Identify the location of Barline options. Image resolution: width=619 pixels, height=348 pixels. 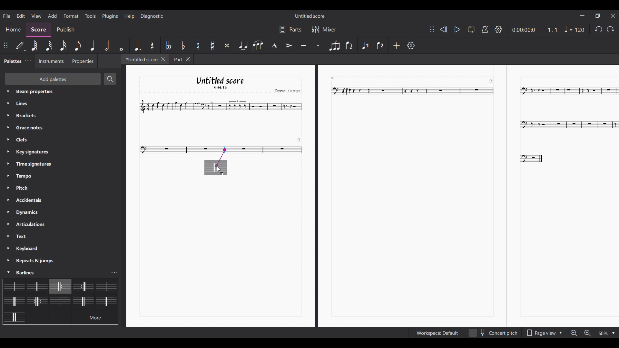
(83, 285).